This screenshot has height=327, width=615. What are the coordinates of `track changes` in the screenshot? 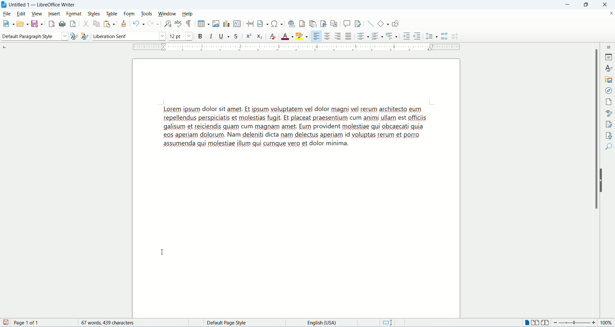 It's located at (359, 24).